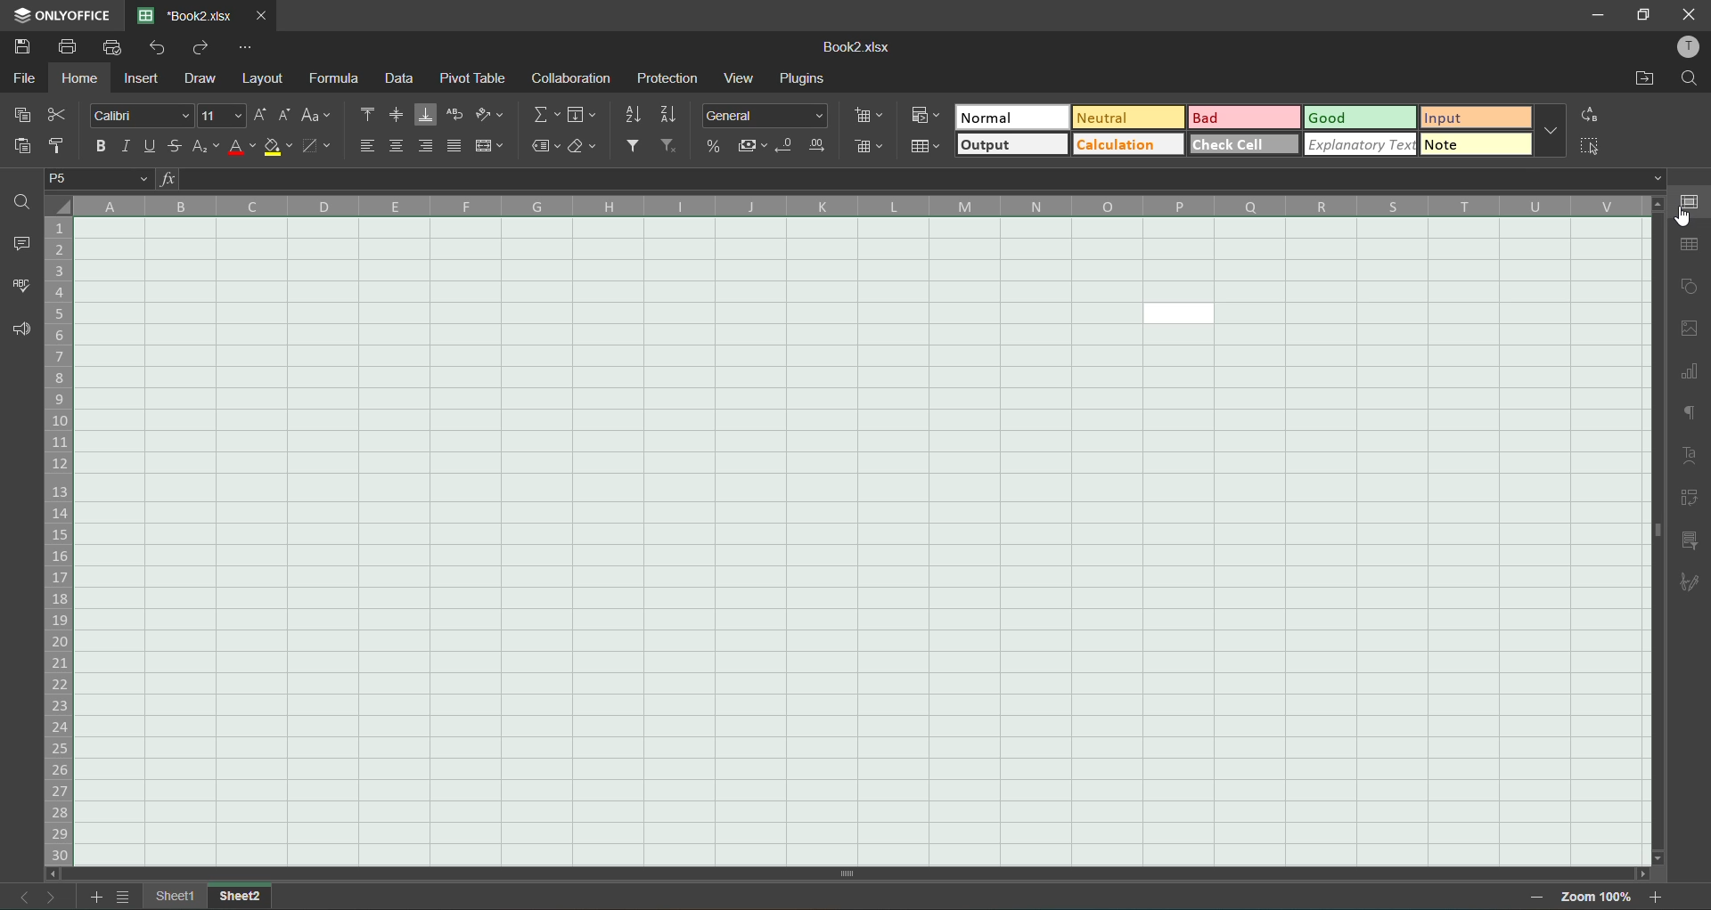 The image size is (1711, 910). Describe the element at coordinates (1657, 897) in the screenshot. I see `zoom in` at that location.